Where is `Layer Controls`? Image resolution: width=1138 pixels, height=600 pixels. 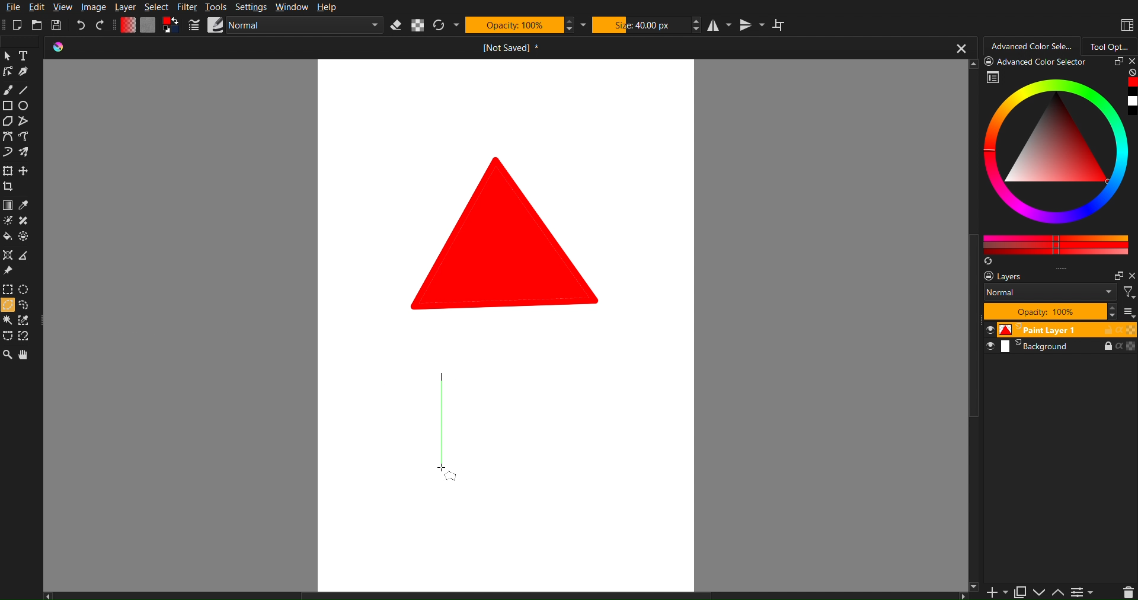
Layer Controls is located at coordinates (1128, 592).